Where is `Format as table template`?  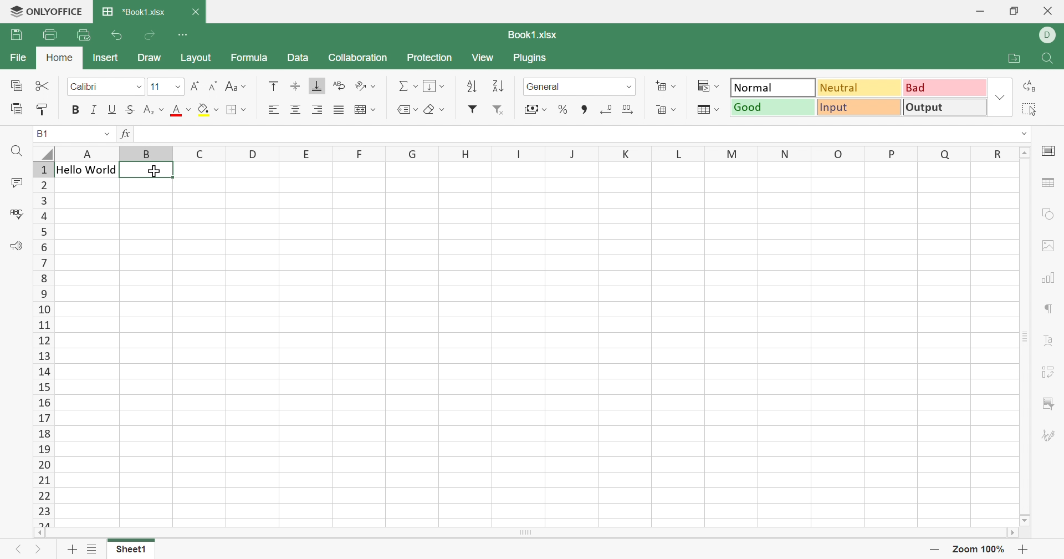
Format as table template is located at coordinates (708, 110).